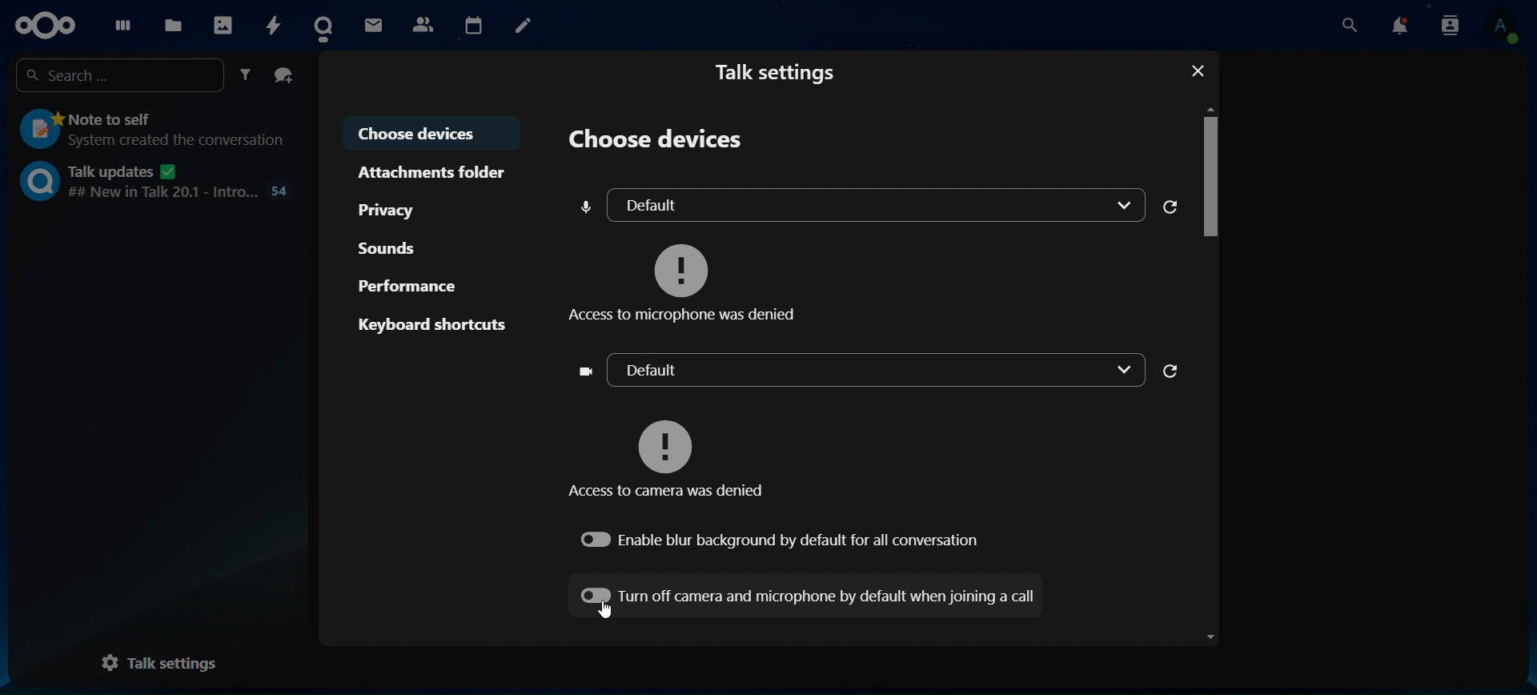 The height and width of the screenshot is (695, 1537). What do you see at coordinates (415, 289) in the screenshot?
I see `performance` at bounding box center [415, 289].